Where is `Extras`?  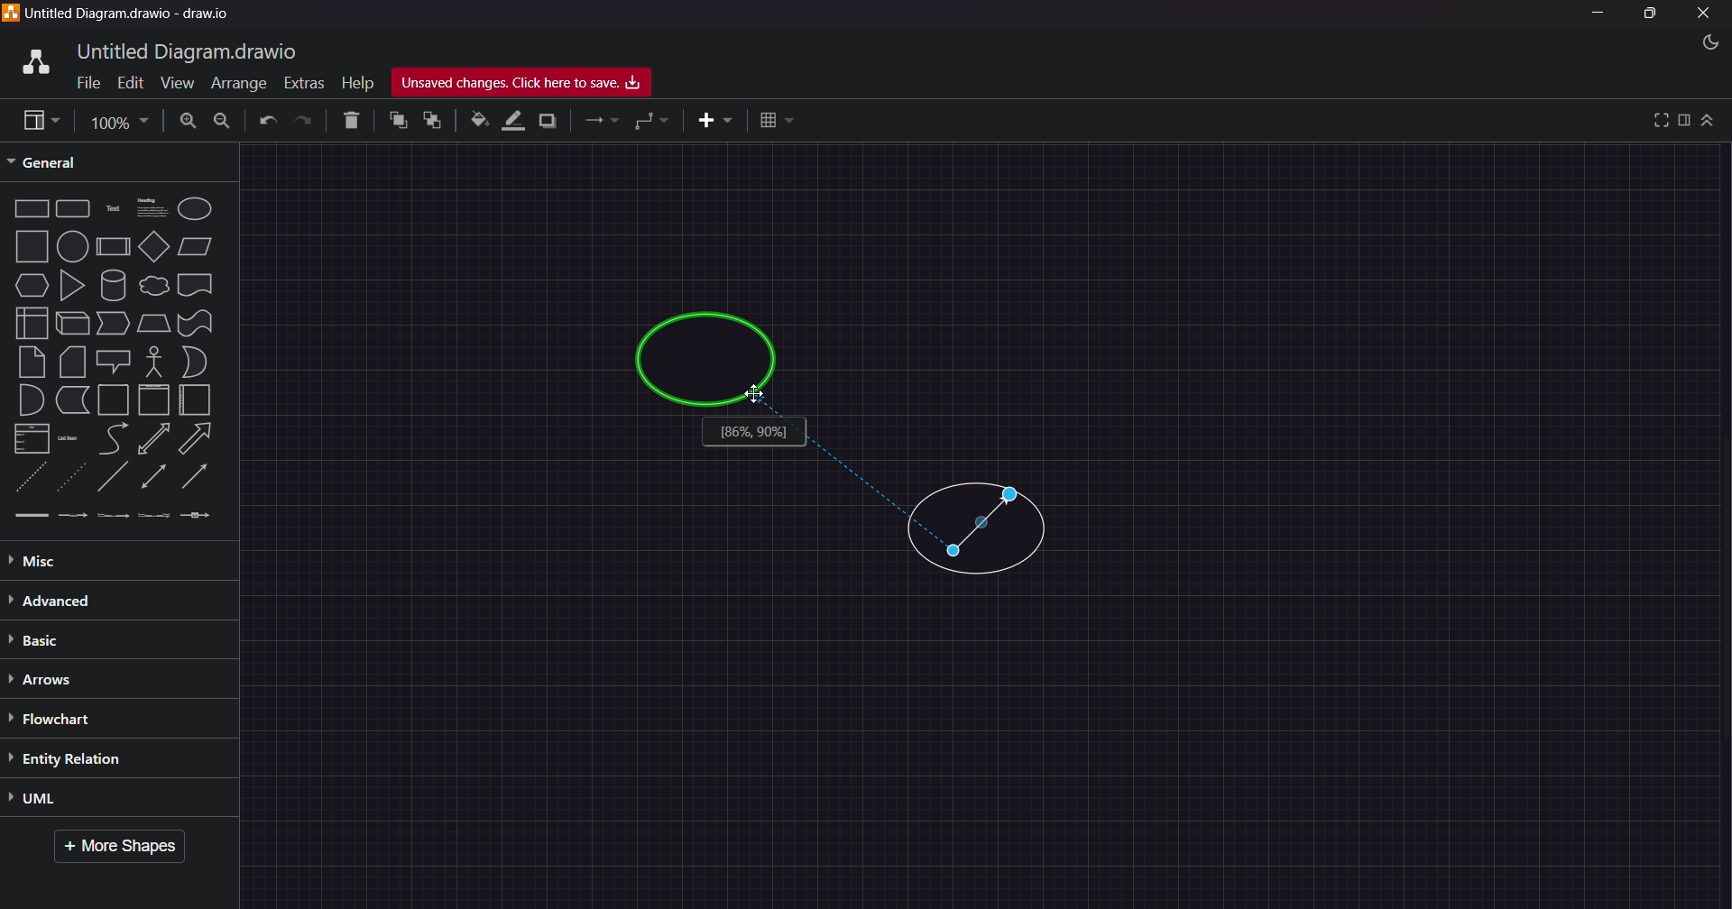
Extras is located at coordinates (303, 80).